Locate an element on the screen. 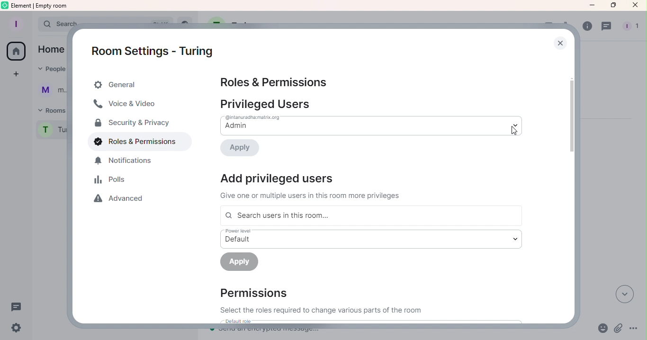  Quick settings is located at coordinates (16, 329).